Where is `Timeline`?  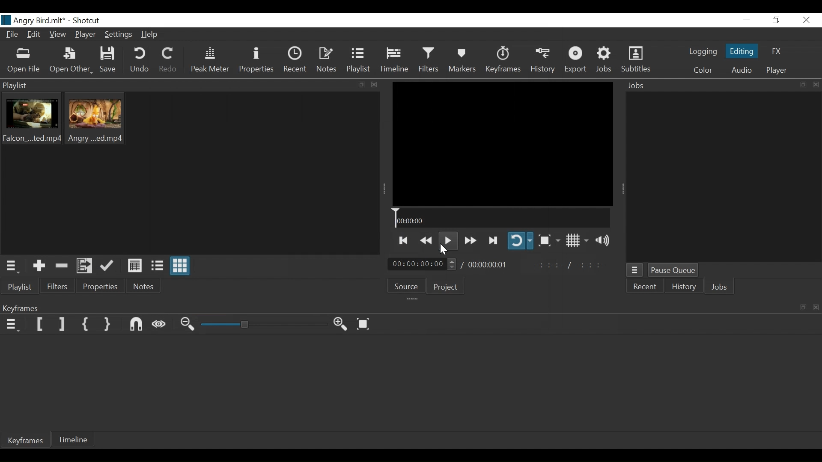 Timeline is located at coordinates (396, 61).